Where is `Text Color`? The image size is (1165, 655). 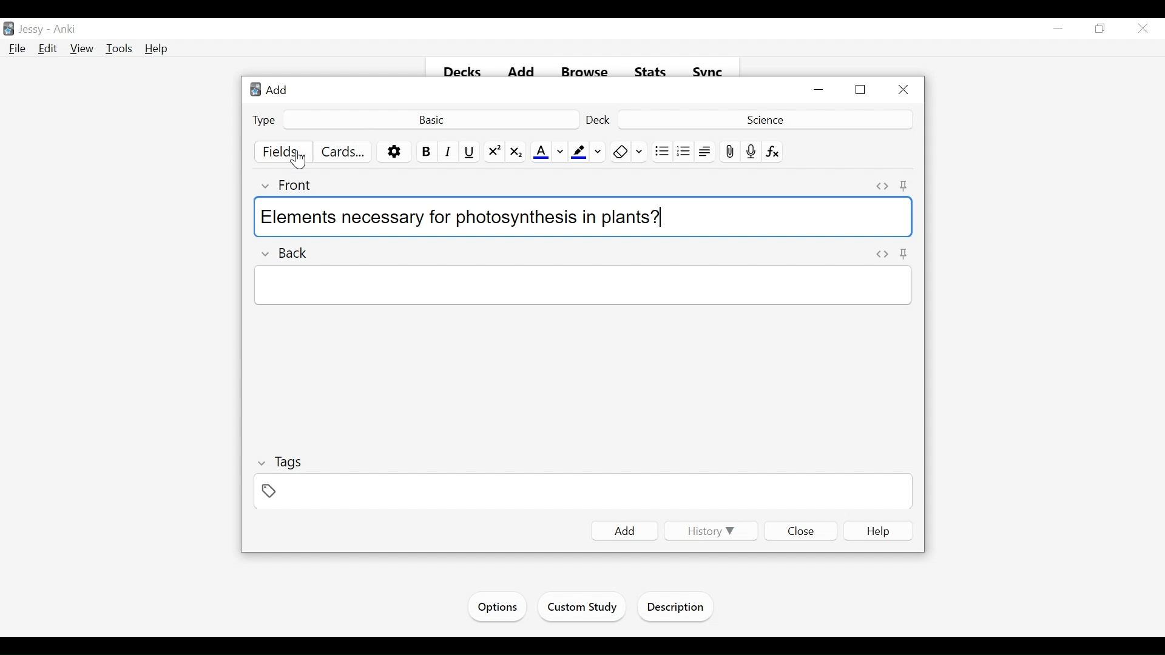 Text Color is located at coordinates (541, 152).